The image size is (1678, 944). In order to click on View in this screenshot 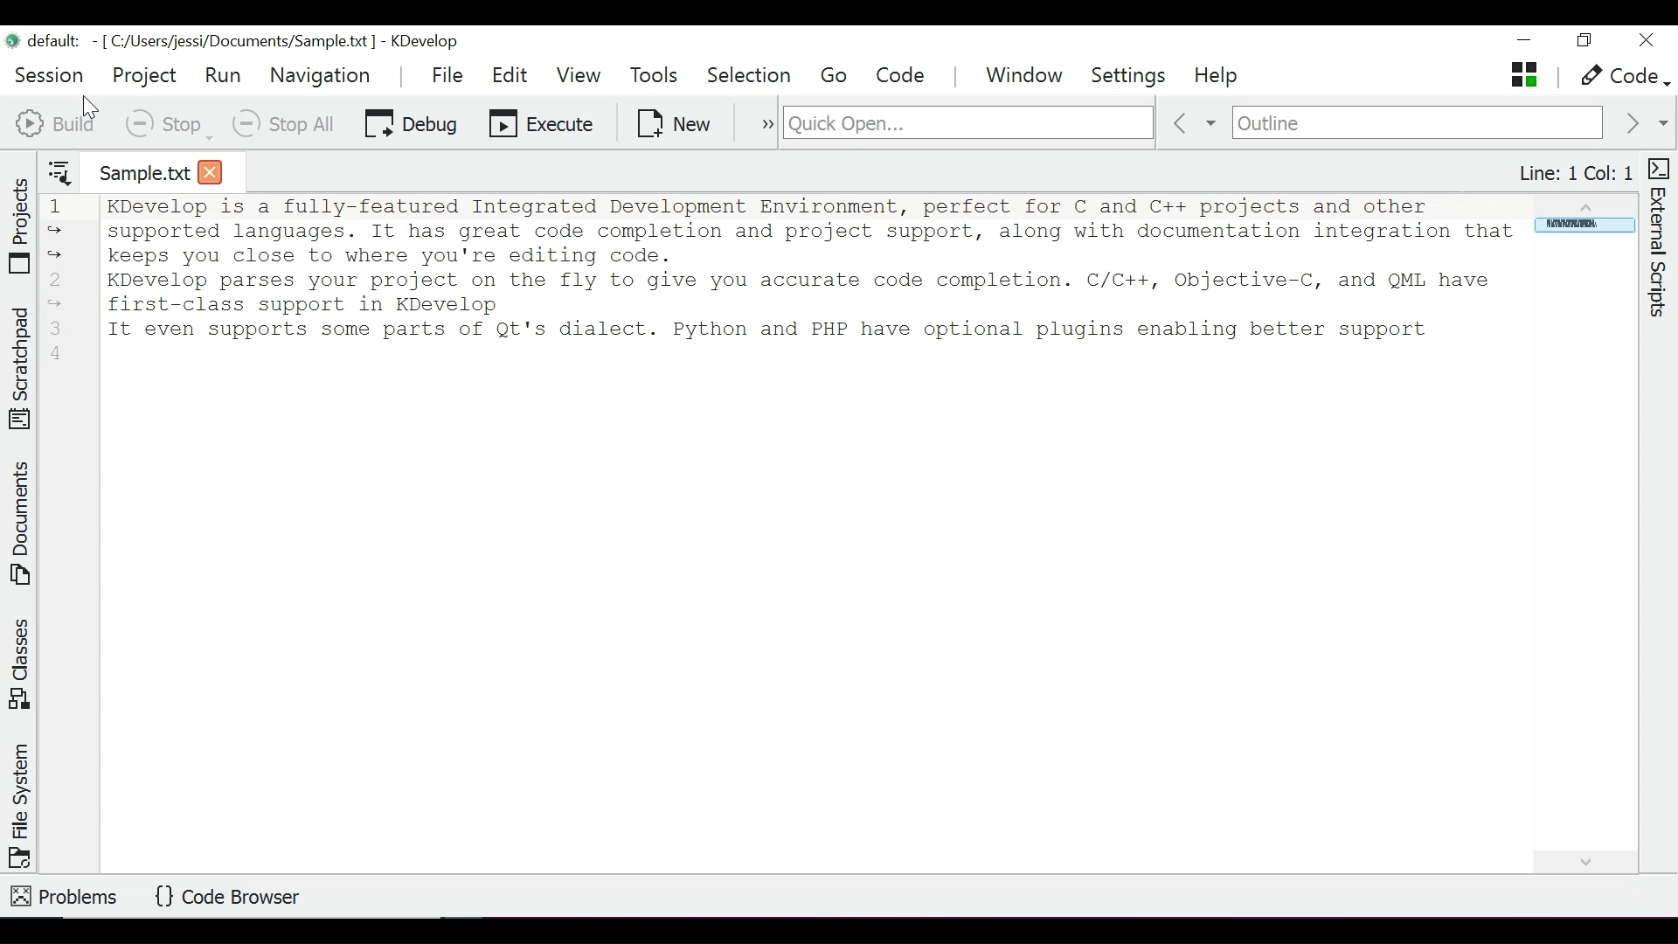, I will do `click(581, 76)`.